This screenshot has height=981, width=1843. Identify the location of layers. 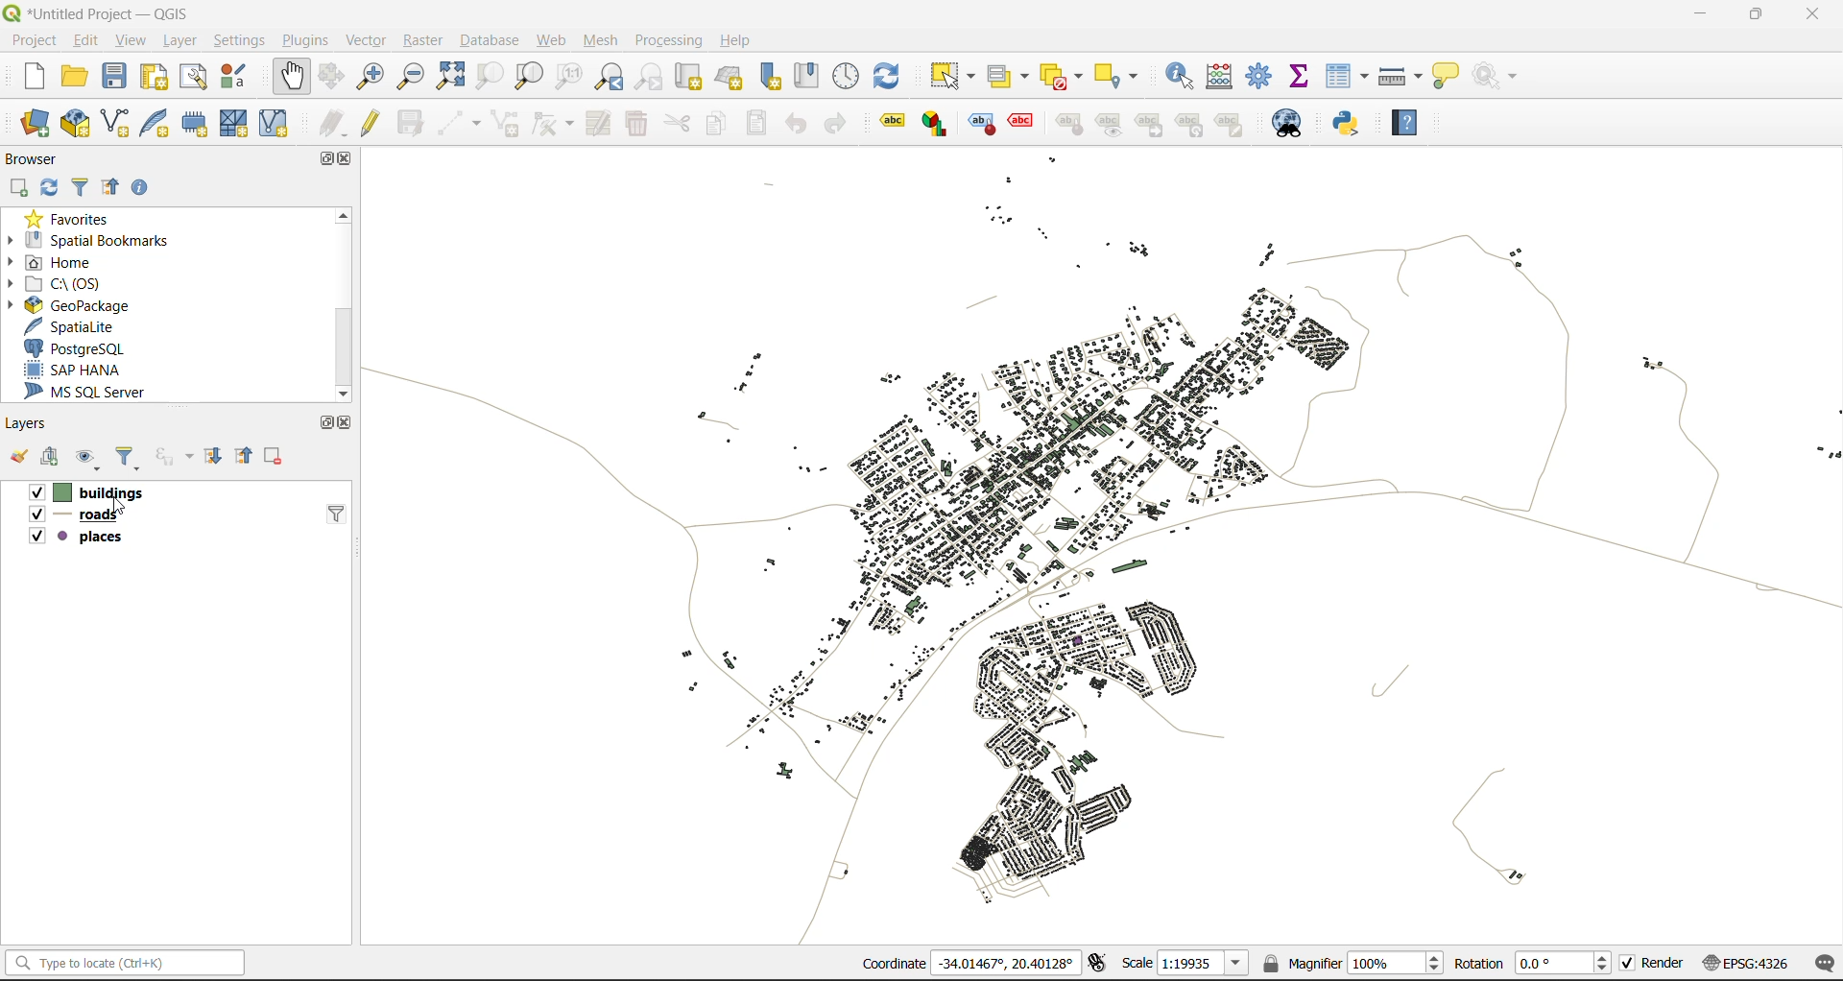
(27, 422).